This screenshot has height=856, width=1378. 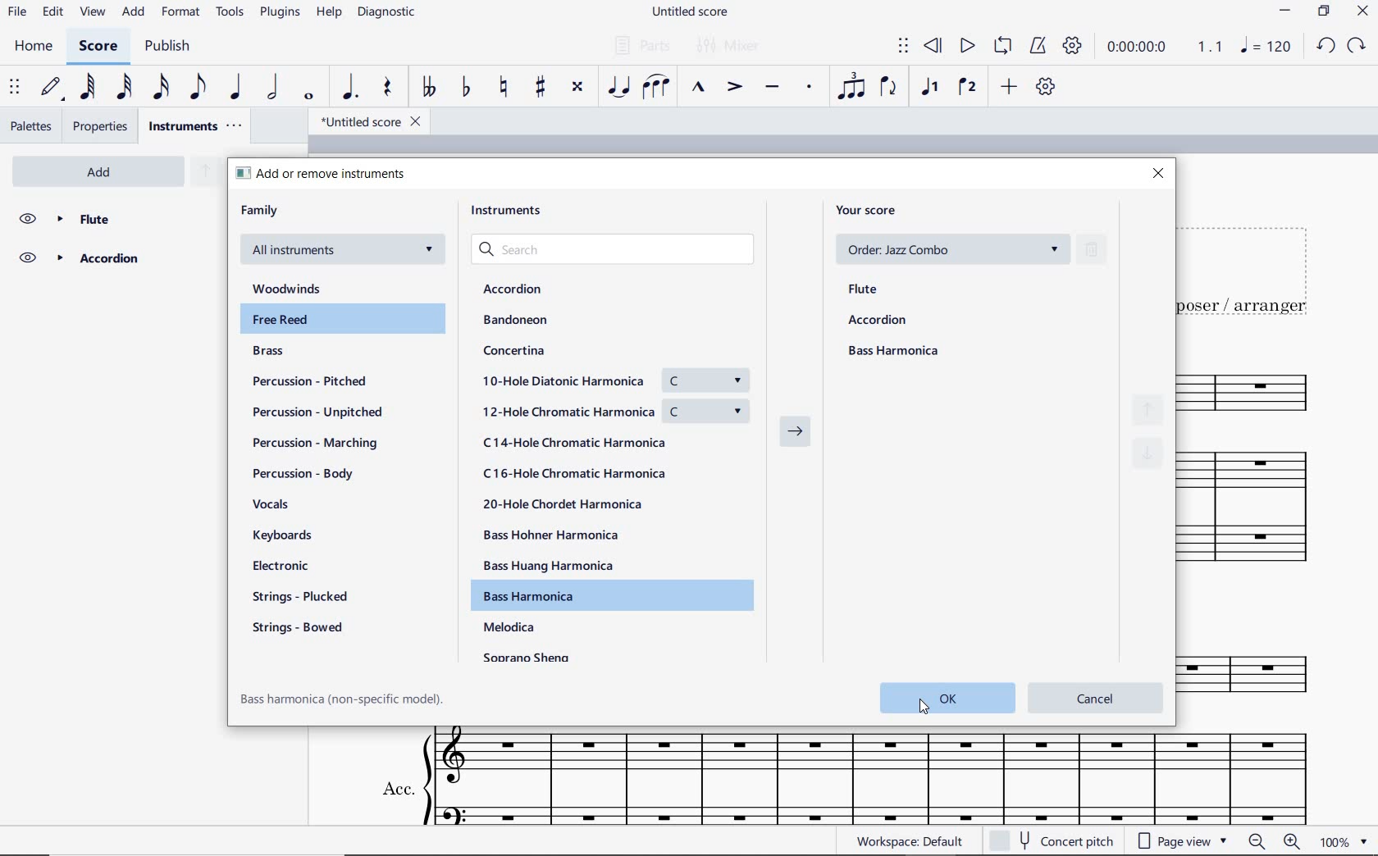 I want to click on 32nd note, so click(x=123, y=88).